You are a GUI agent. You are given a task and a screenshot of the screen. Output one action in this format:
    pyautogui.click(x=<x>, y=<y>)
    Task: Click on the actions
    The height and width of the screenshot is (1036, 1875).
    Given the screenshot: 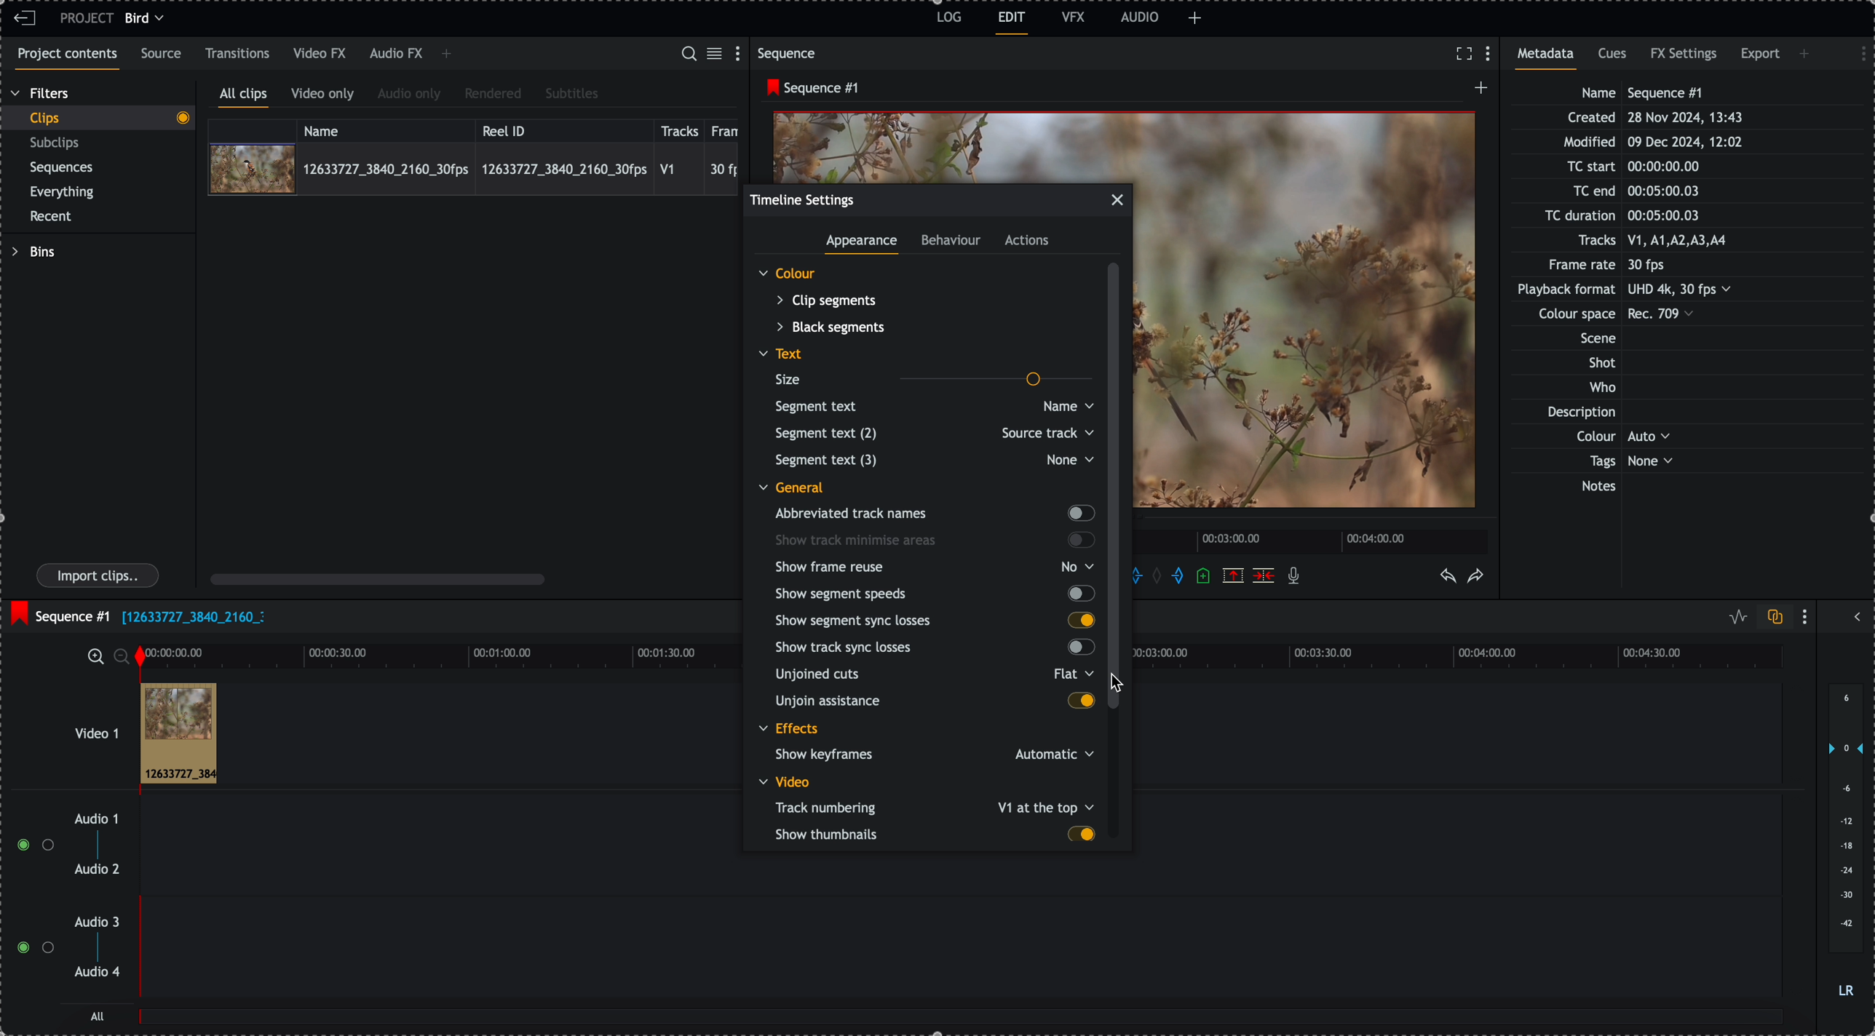 What is the action you would take?
    pyautogui.click(x=1028, y=242)
    